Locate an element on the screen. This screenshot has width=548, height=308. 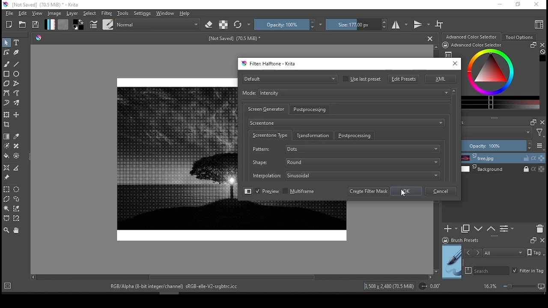
view/change layer properties is located at coordinates (509, 229).